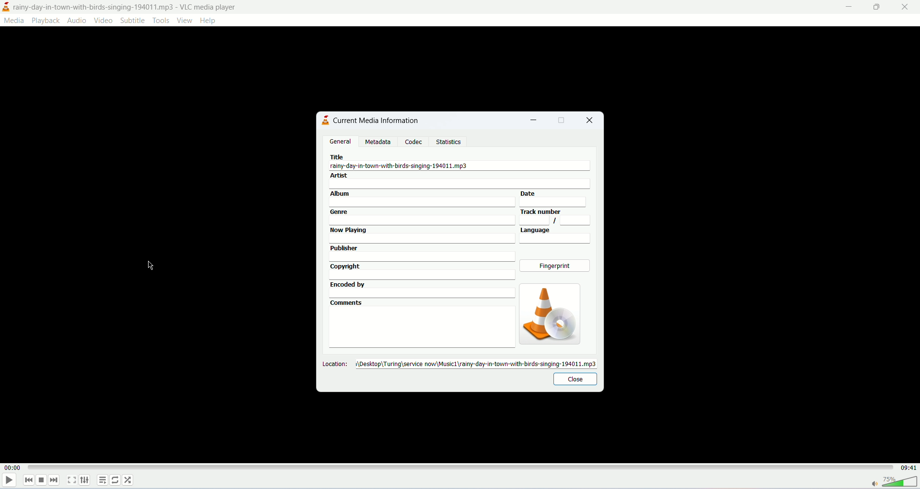 The height and width of the screenshot is (489, 920). What do you see at coordinates (184, 21) in the screenshot?
I see `view` at bounding box center [184, 21].